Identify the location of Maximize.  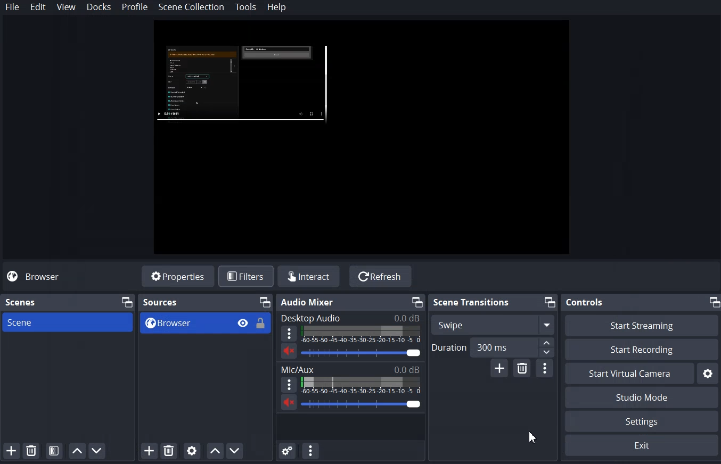
(127, 302).